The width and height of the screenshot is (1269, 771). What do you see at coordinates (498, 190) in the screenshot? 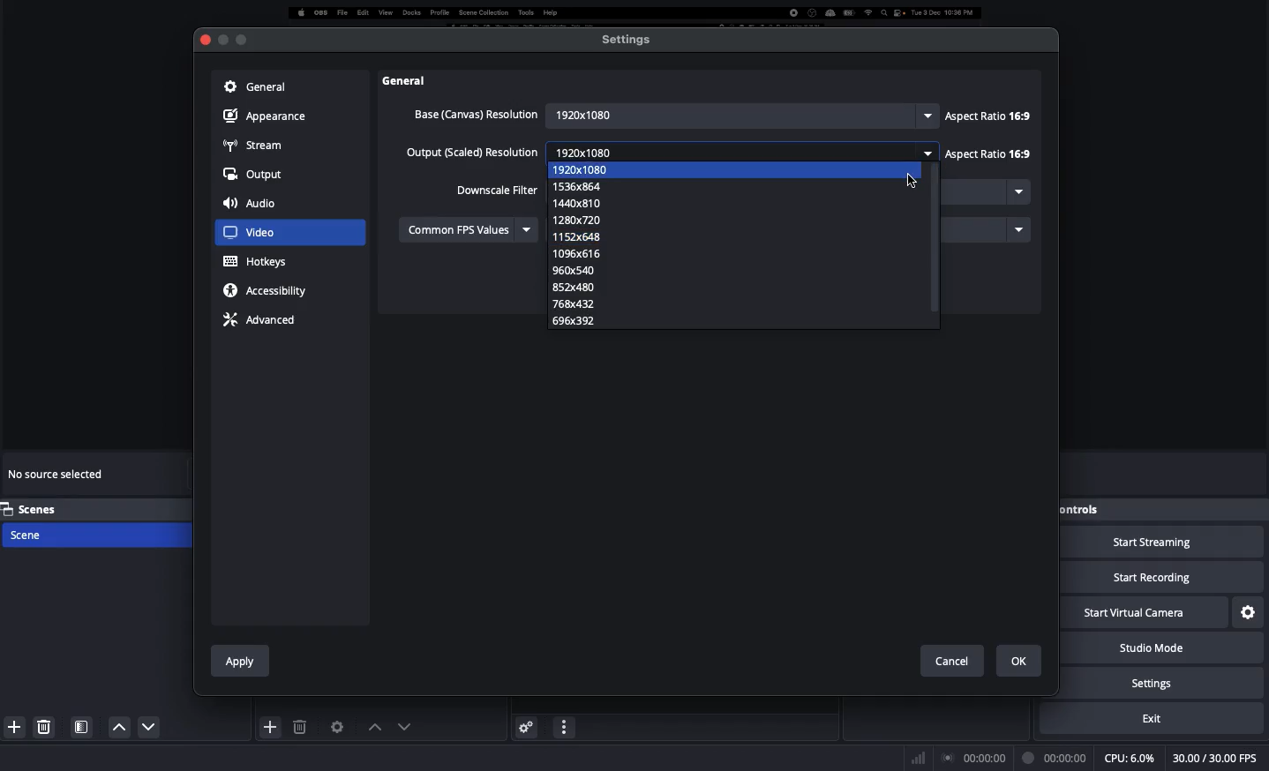
I see `Downscale filter` at bounding box center [498, 190].